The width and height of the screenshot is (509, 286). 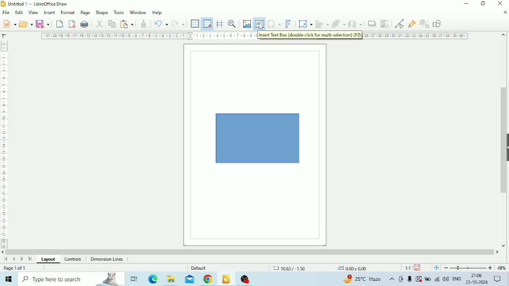 I want to click on Align objects, so click(x=322, y=24).